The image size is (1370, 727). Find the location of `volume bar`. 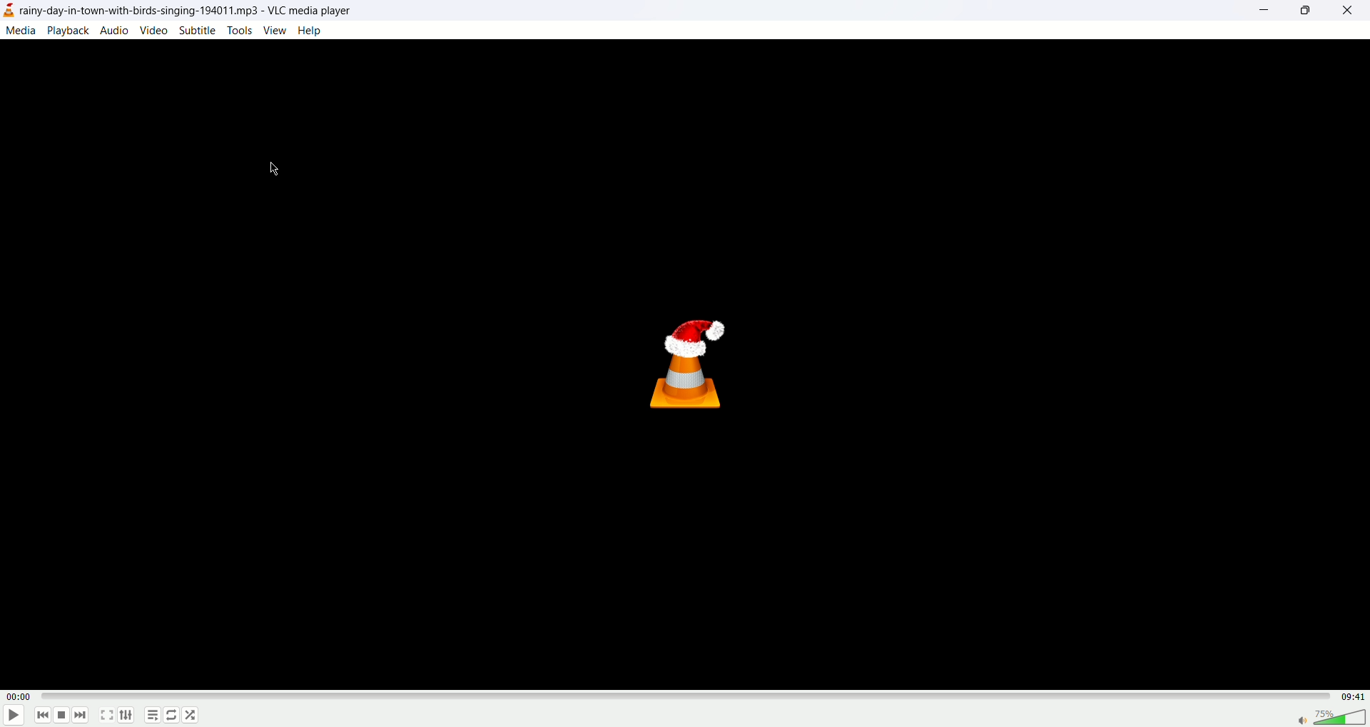

volume bar is located at coordinates (1332, 716).